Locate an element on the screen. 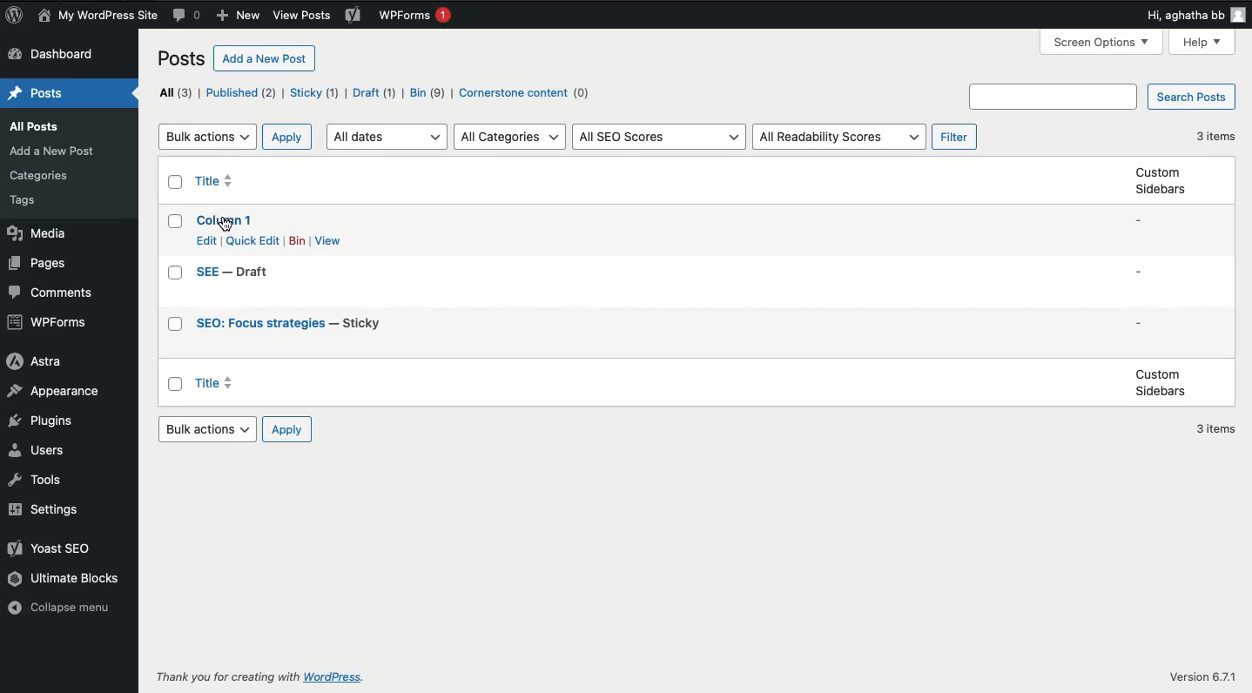 The height and width of the screenshot is (693, 1252). Astra is located at coordinates (35, 361).